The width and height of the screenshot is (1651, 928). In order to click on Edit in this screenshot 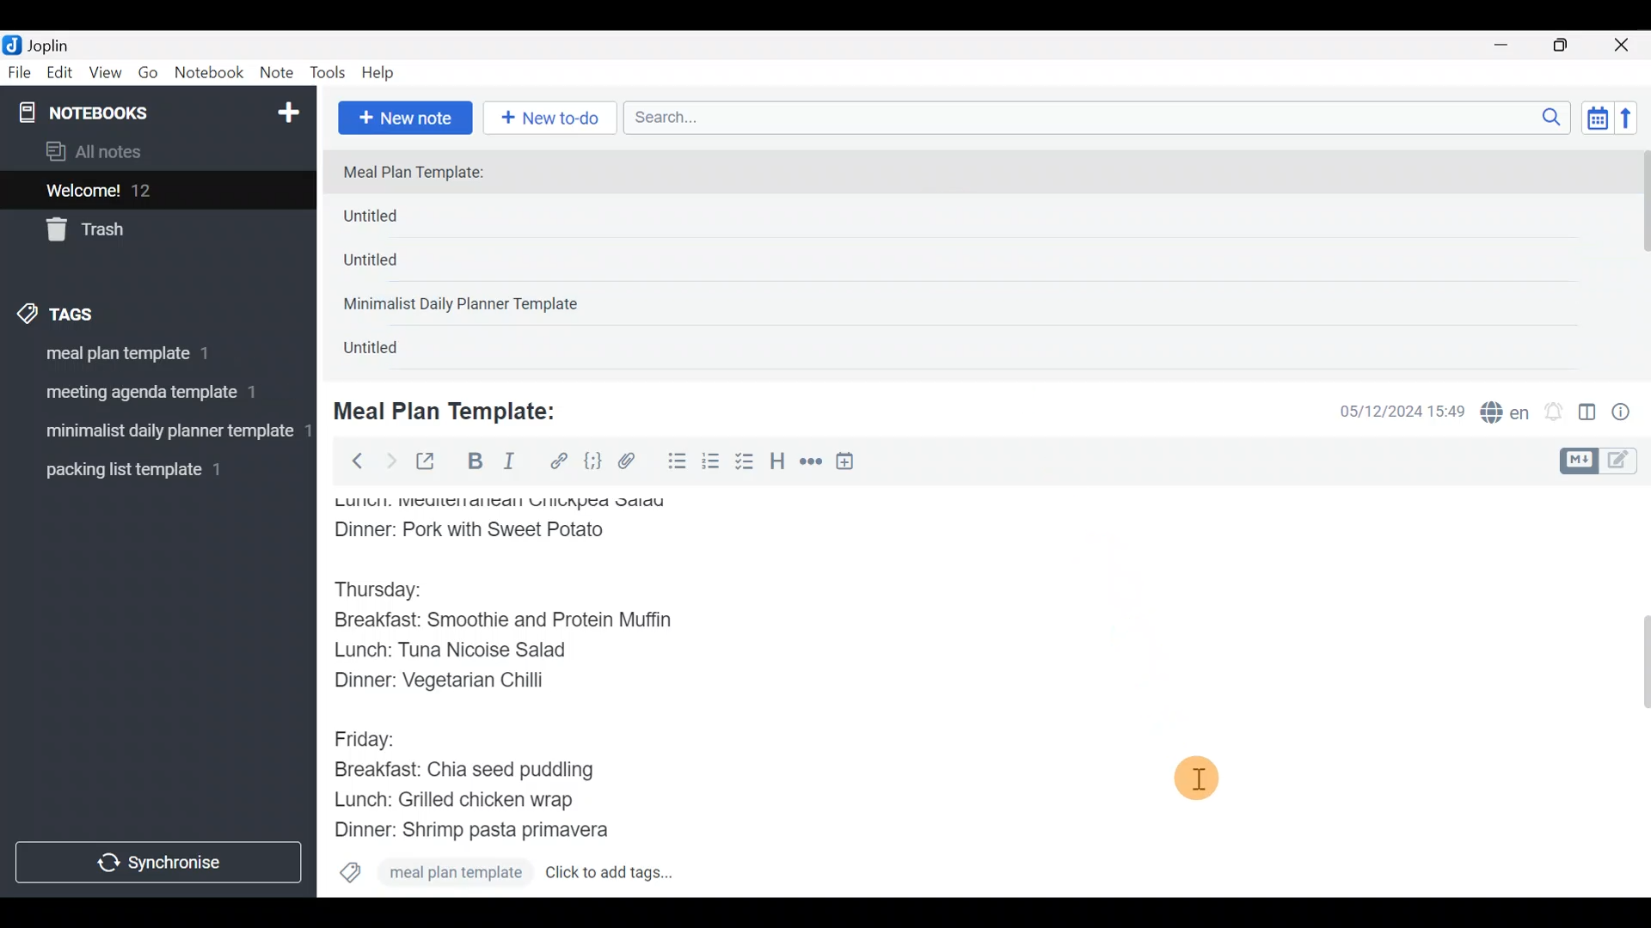, I will do `click(60, 74)`.